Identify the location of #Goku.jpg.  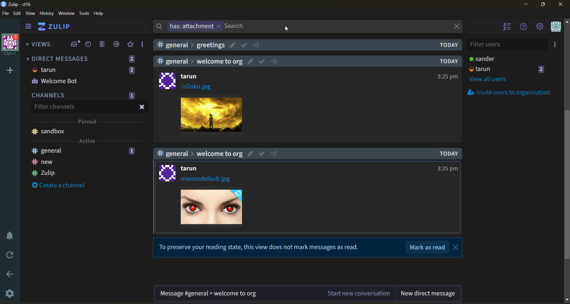
(196, 86).